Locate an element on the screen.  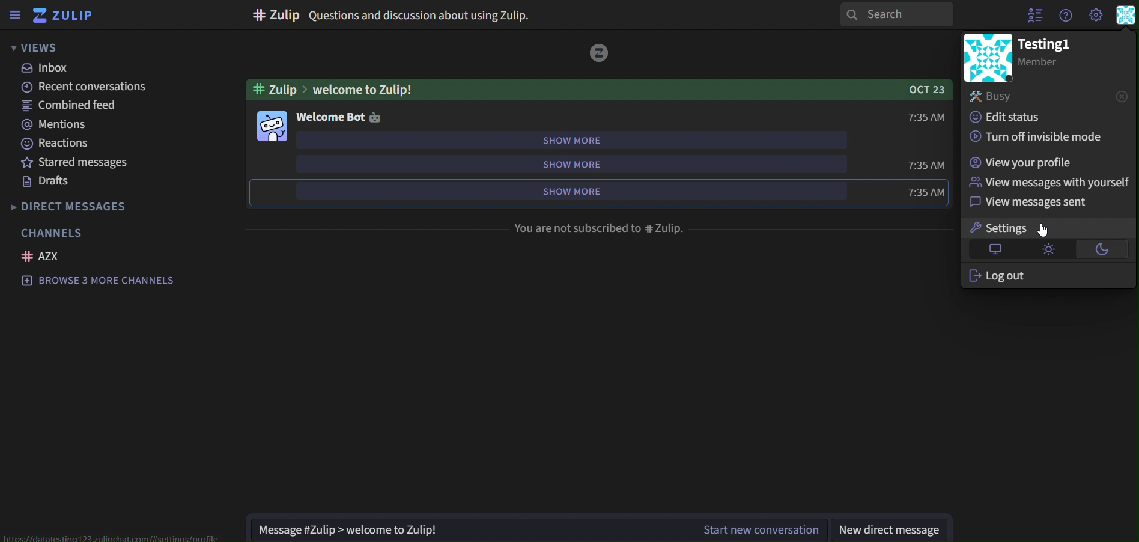
image is located at coordinates (985, 58).